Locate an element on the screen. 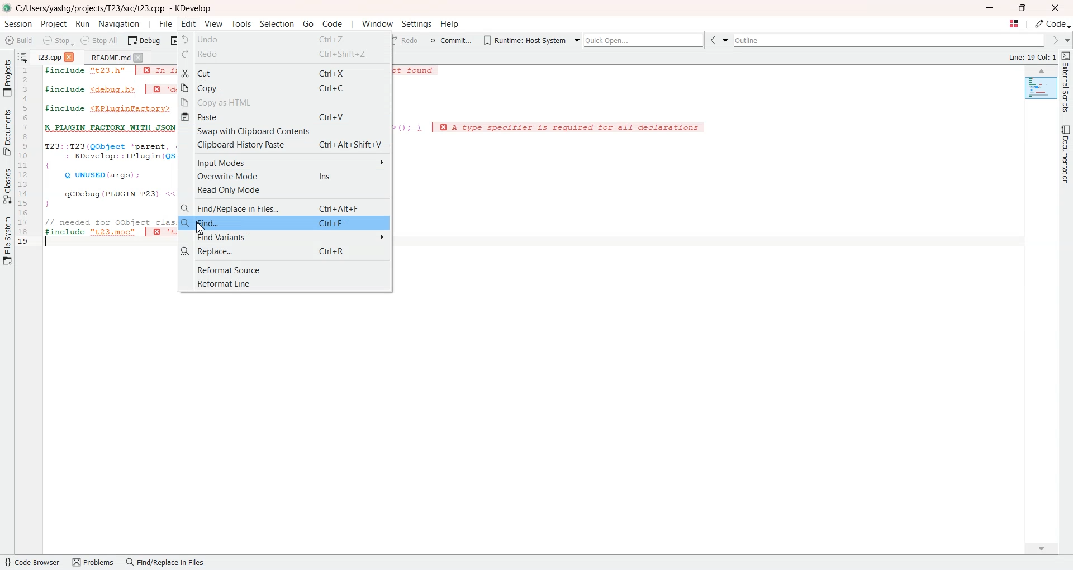  Classes is located at coordinates (7, 186).